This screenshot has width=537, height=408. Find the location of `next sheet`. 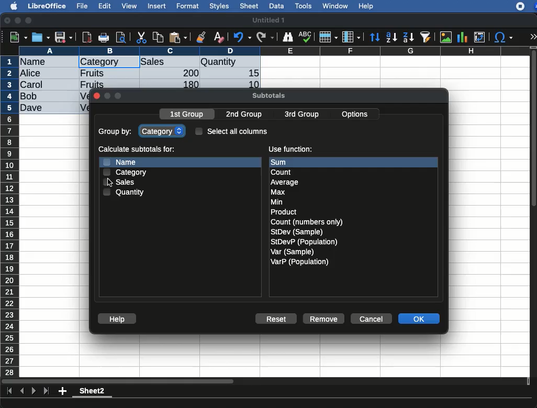

next sheet is located at coordinates (32, 392).